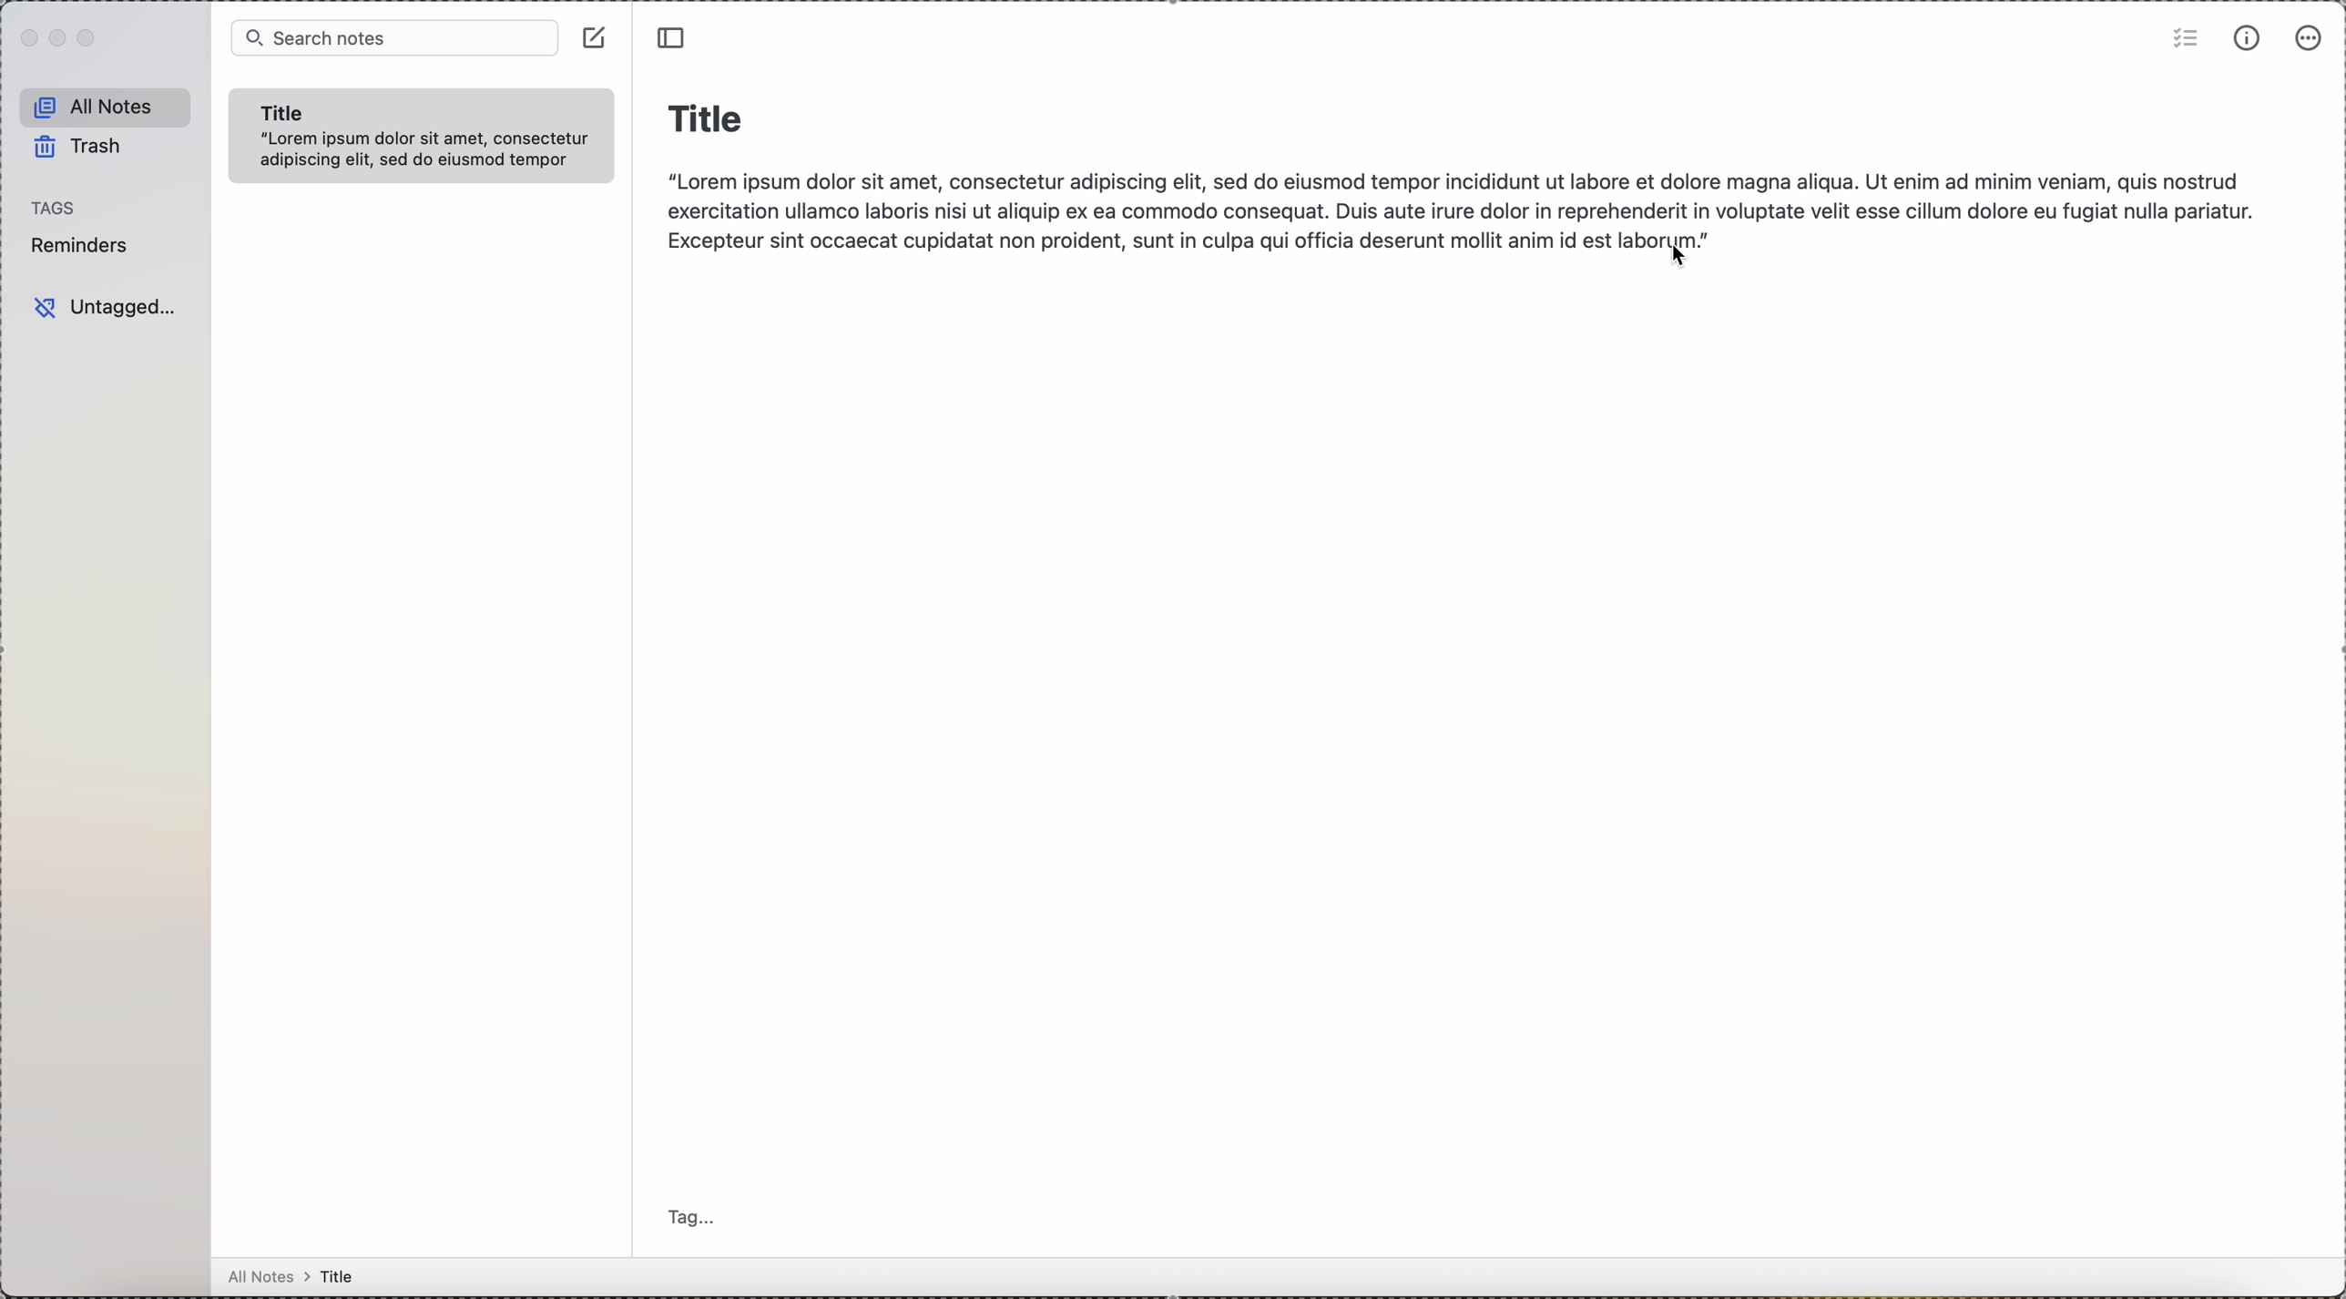 Image resolution: width=2346 pixels, height=1299 pixels. I want to click on tag, so click(695, 1215).